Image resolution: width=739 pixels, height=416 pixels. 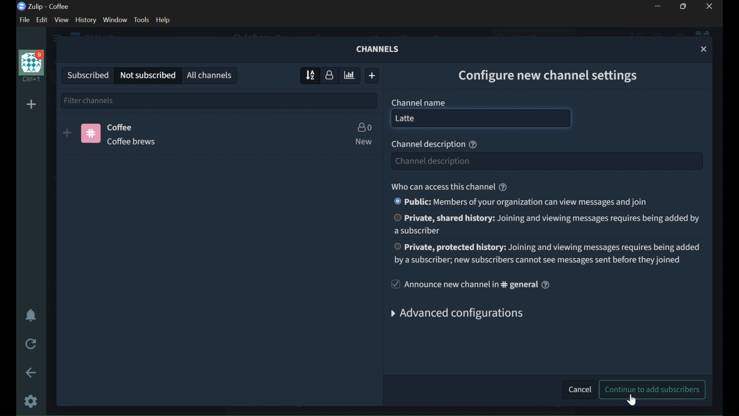 I want to click on NOT SUBSCRIBED, so click(x=148, y=75).